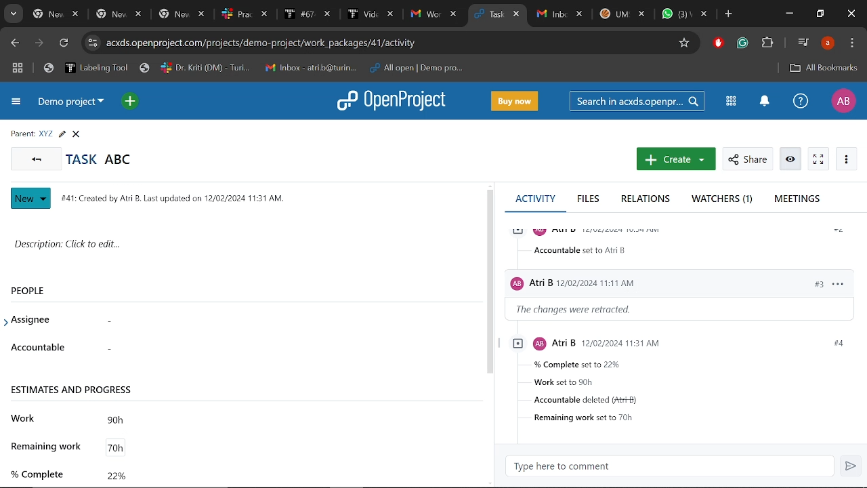  I want to click on People, so click(43, 290).